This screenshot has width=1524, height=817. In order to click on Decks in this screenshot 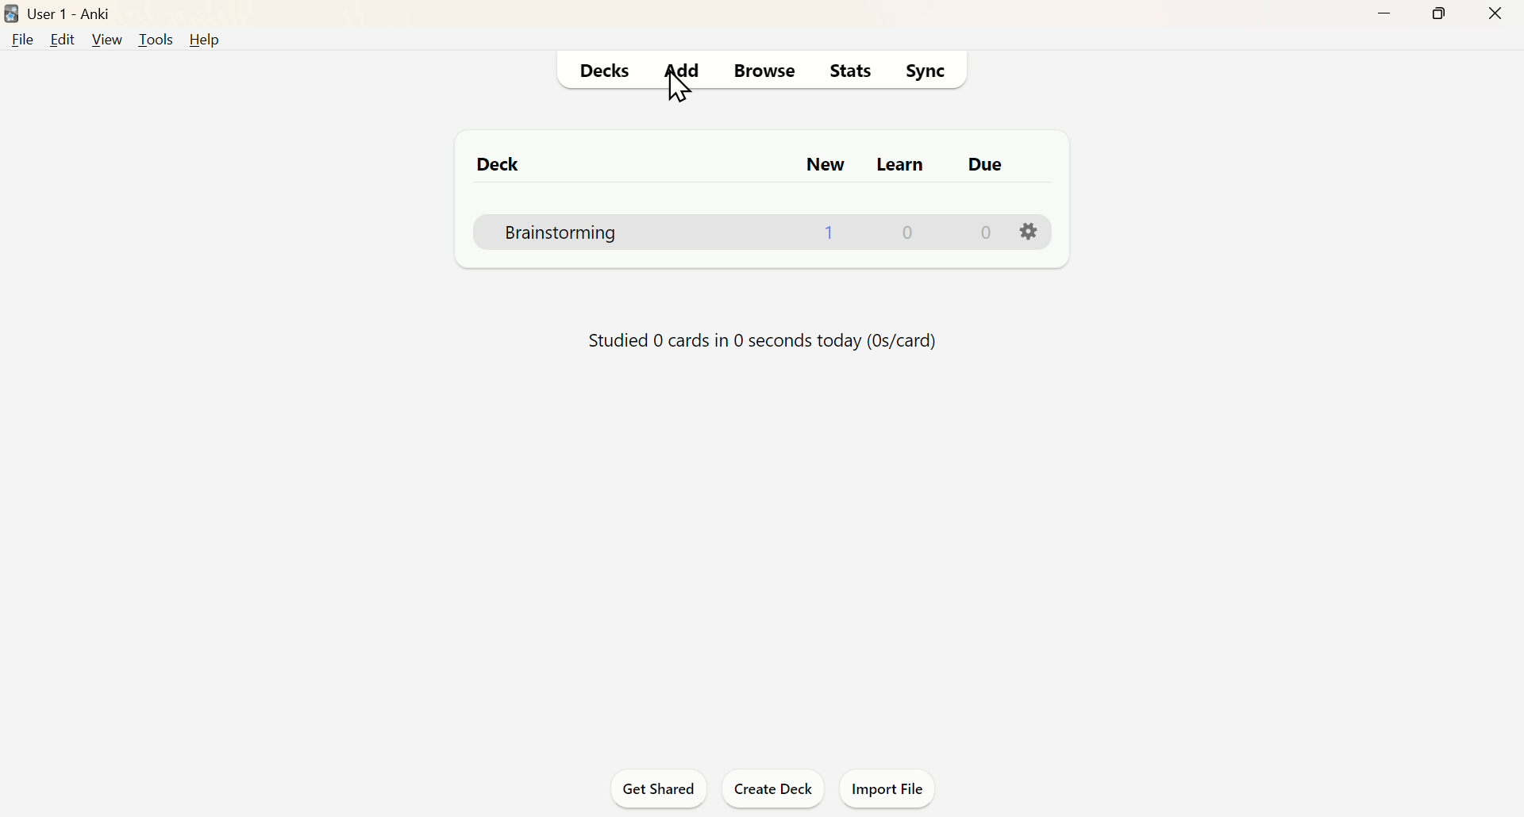, I will do `click(601, 70)`.